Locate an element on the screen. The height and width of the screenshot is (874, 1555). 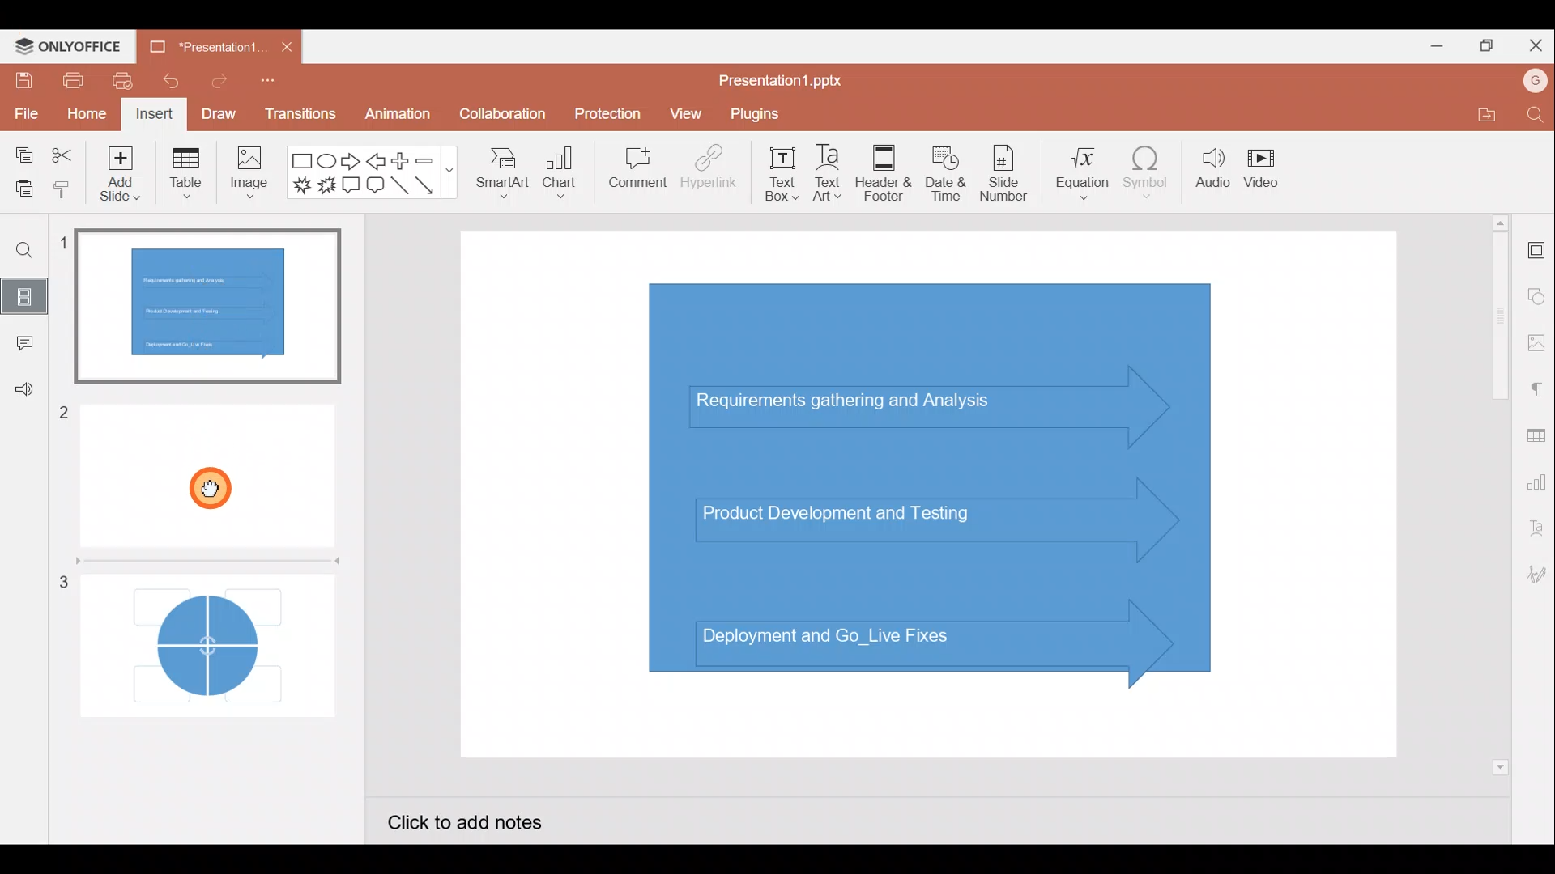
Explosion 1 is located at coordinates (300, 184).